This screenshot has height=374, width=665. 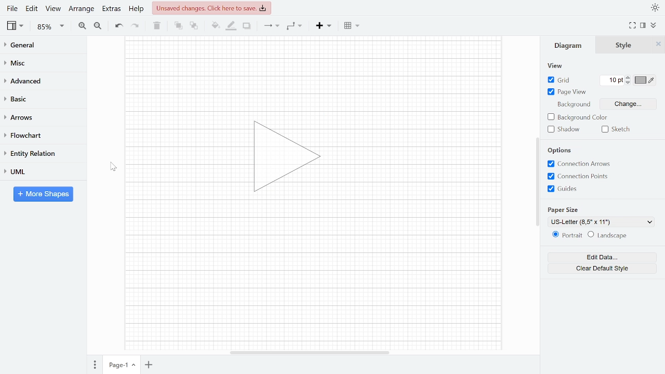 What do you see at coordinates (565, 93) in the screenshot?
I see `Page View` at bounding box center [565, 93].